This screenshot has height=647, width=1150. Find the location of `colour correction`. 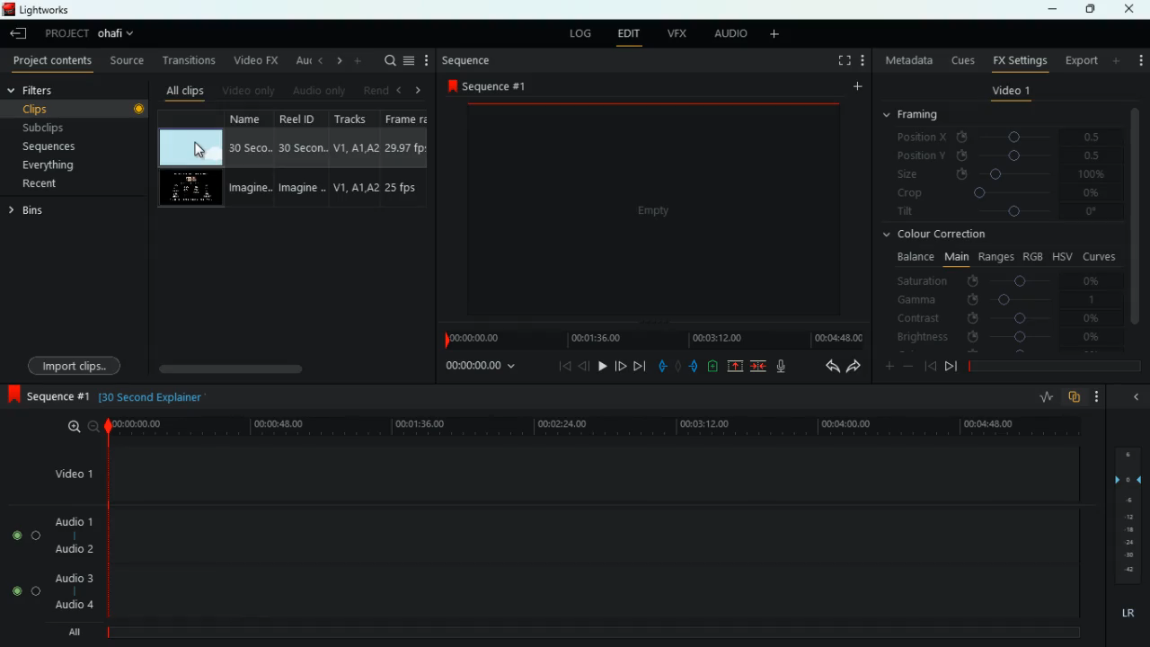

colour correction is located at coordinates (946, 235).